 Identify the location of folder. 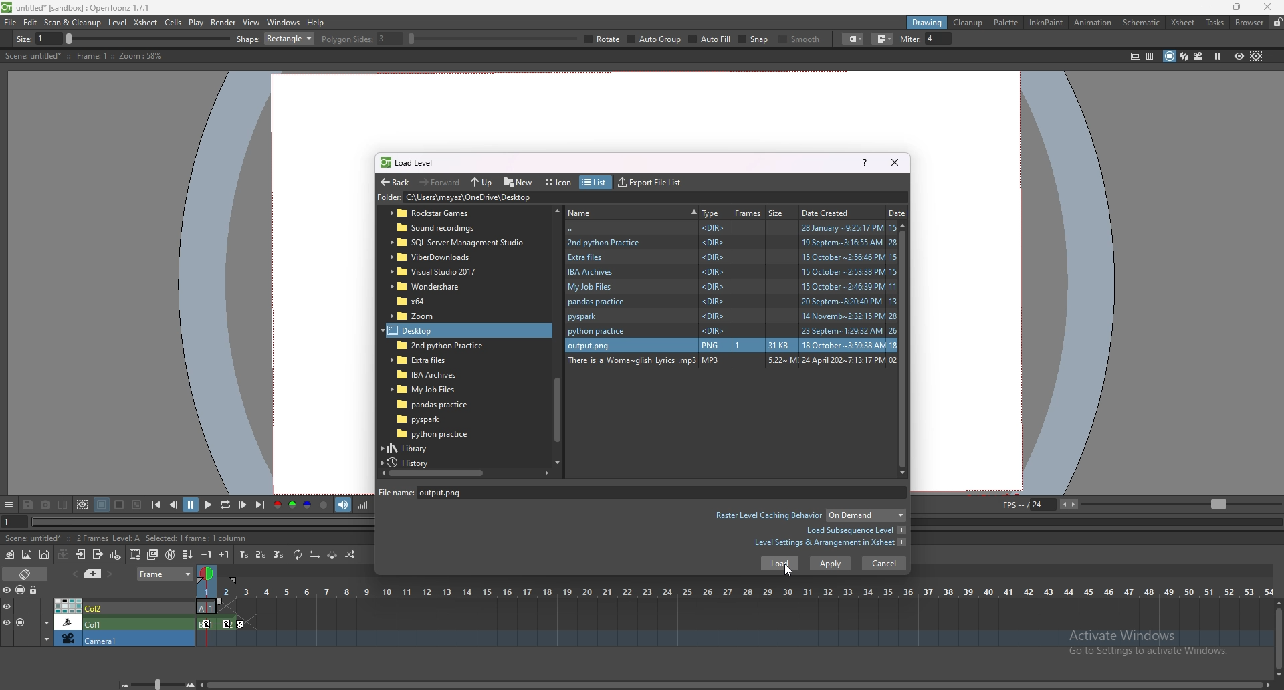
(732, 316).